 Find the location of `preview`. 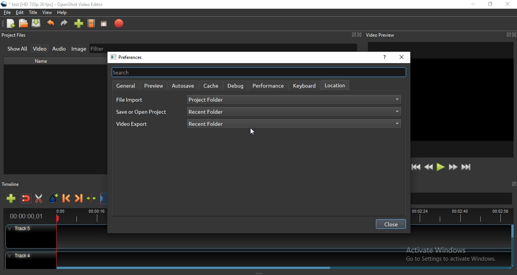

preview is located at coordinates (154, 85).